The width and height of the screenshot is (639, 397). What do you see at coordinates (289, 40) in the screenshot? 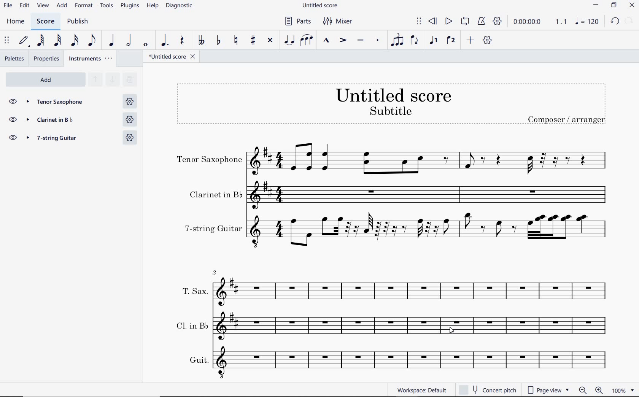
I see `TIE` at bounding box center [289, 40].